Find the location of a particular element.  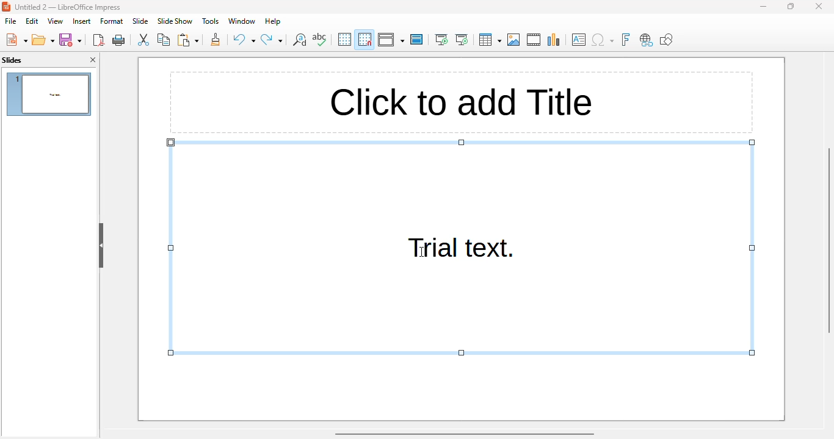

table is located at coordinates (490, 39).